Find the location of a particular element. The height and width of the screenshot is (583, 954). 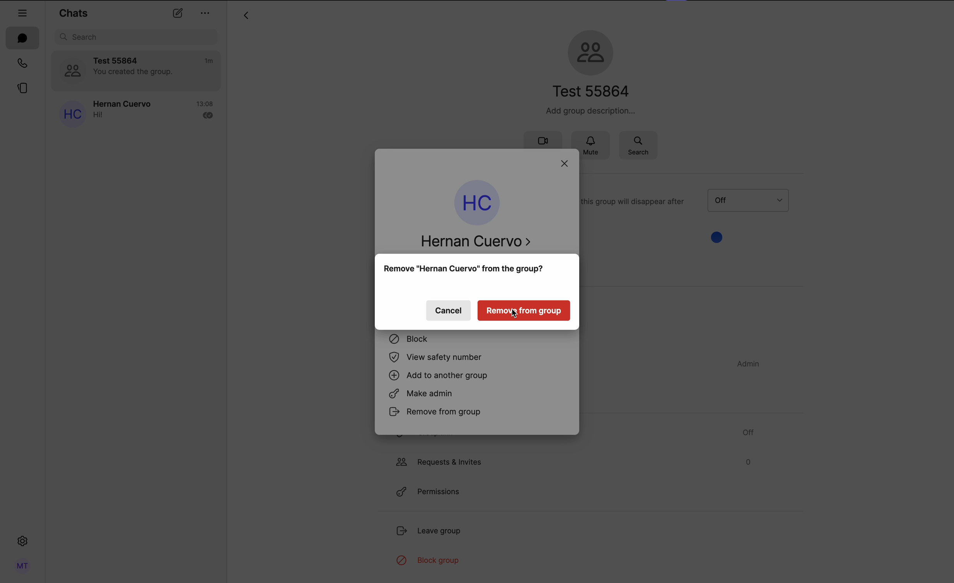

chats is located at coordinates (23, 38).